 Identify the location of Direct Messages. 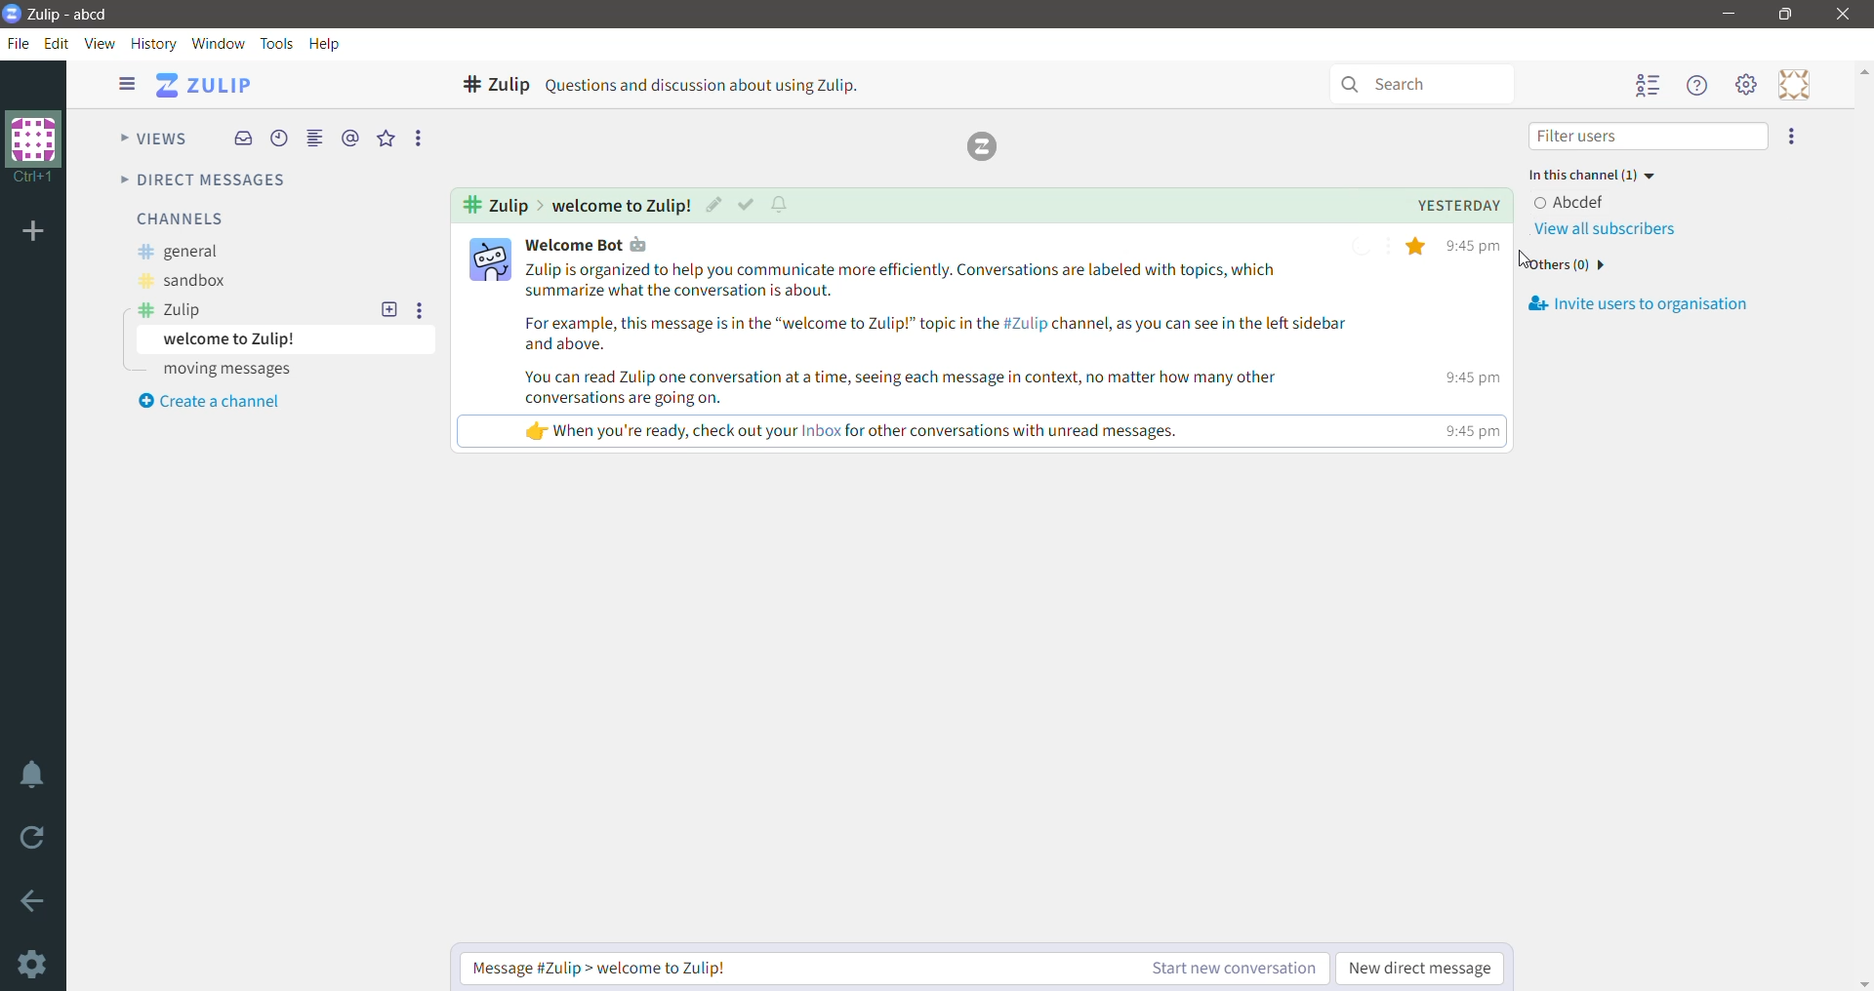
(200, 180).